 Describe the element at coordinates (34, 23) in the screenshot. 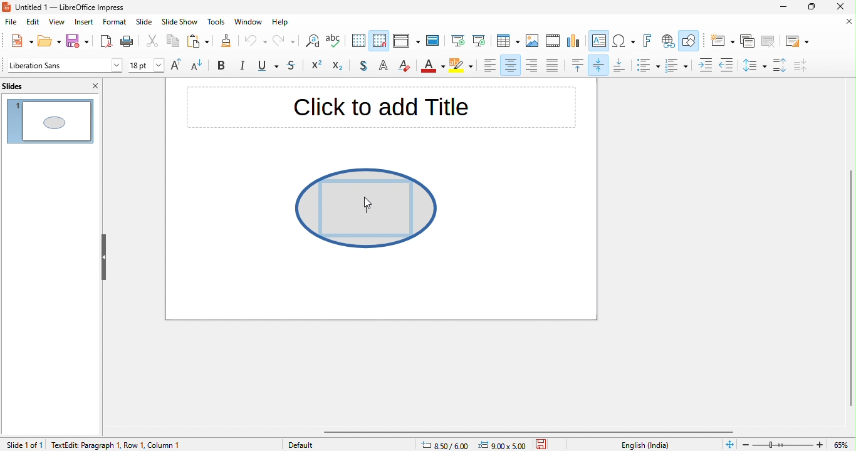

I see `edit` at that location.